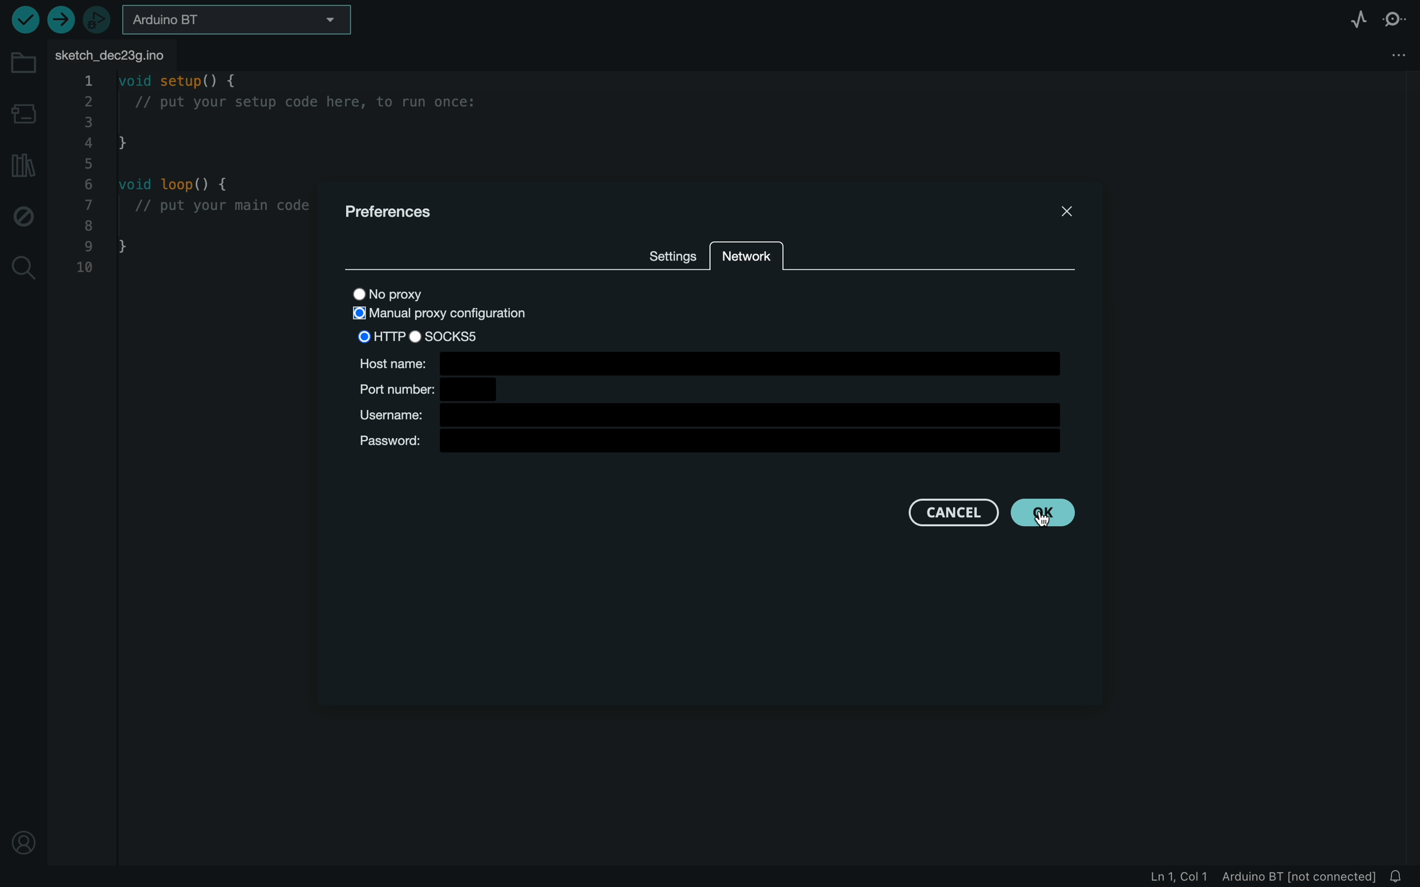  I want to click on folder, so click(23, 62).